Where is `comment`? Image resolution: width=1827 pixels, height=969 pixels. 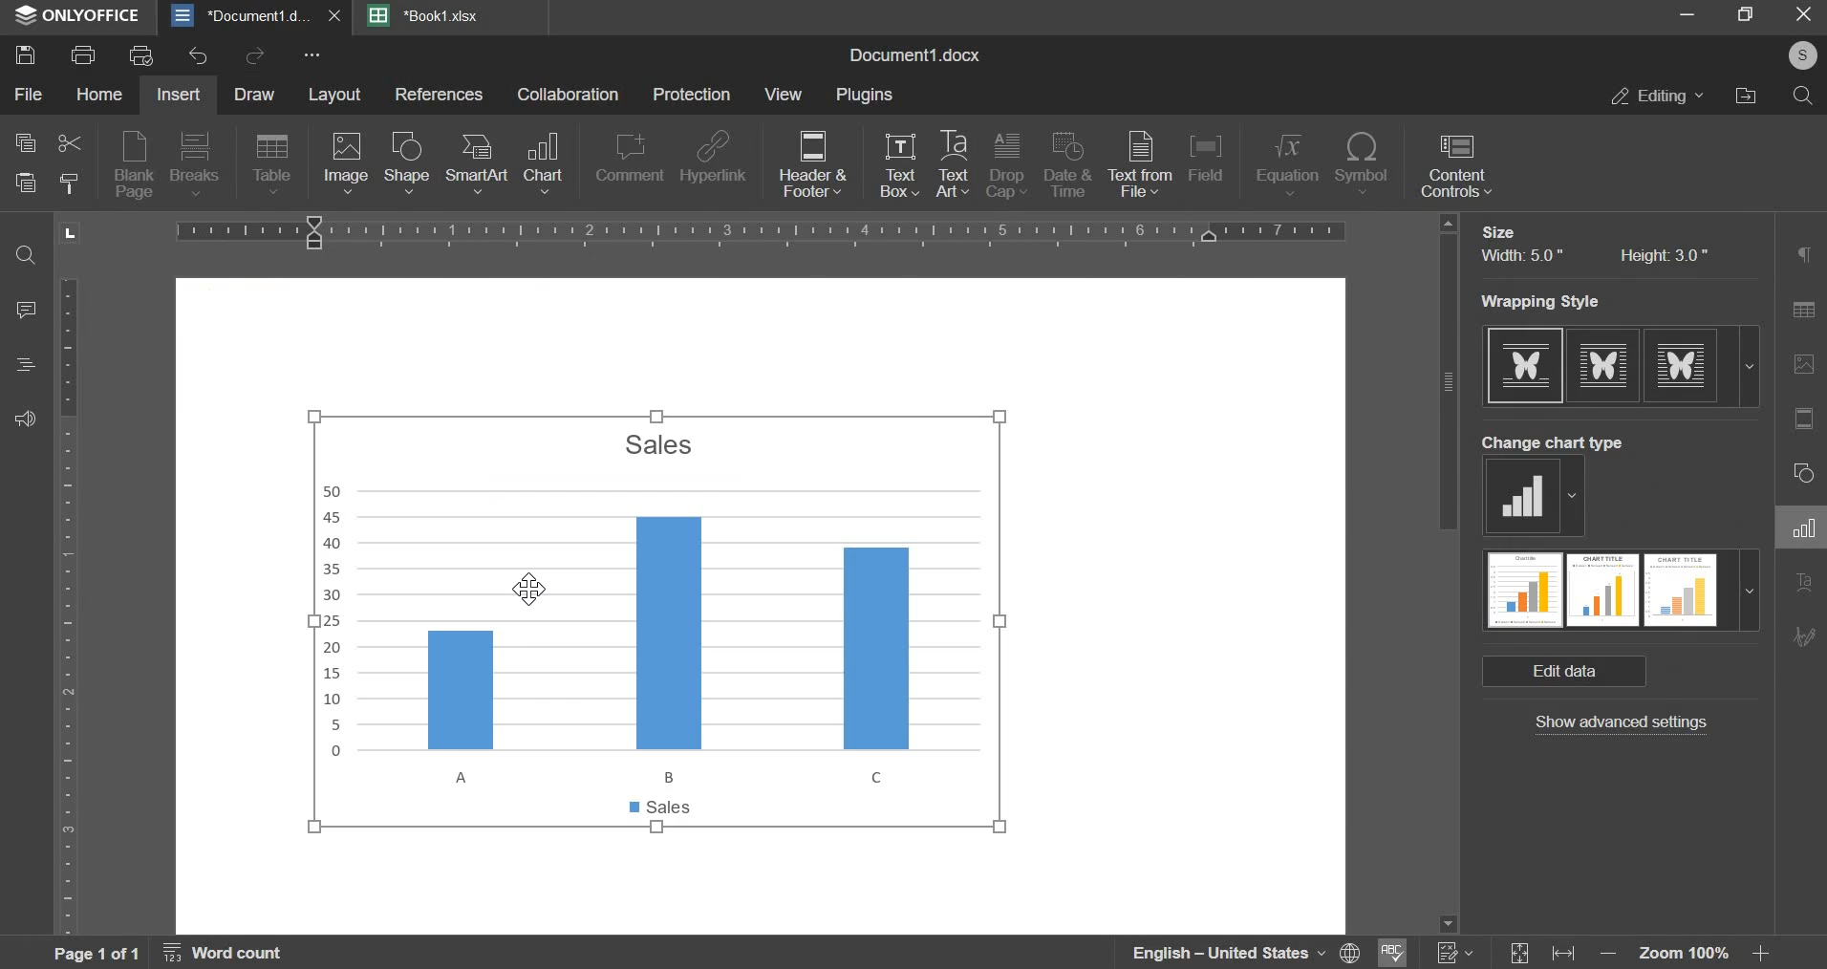 comment is located at coordinates (628, 161).